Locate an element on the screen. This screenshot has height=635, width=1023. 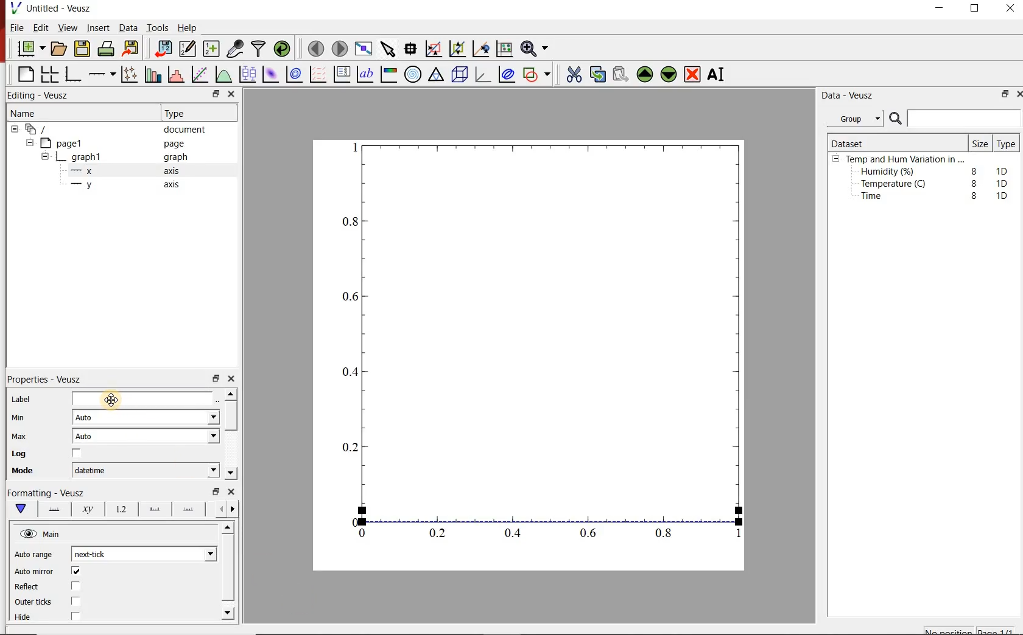
Auto range is located at coordinates (36, 555).